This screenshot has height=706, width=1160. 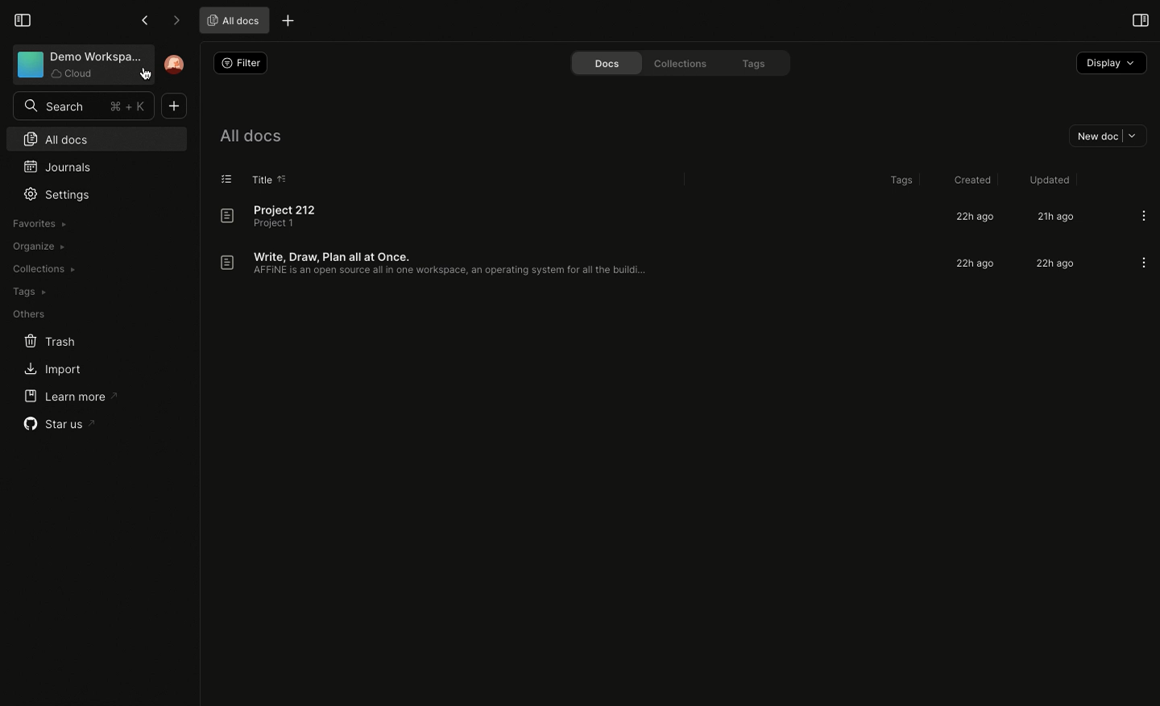 What do you see at coordinates (146, 79) in the screenshot?
I see `cursor` at bounding box center [146, 79].